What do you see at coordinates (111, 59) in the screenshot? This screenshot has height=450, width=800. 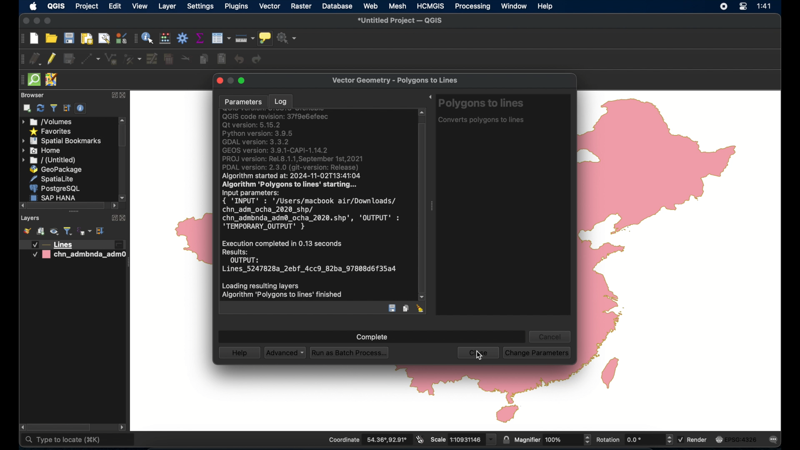 I see `add polygon` at bounding box center [111, 59].